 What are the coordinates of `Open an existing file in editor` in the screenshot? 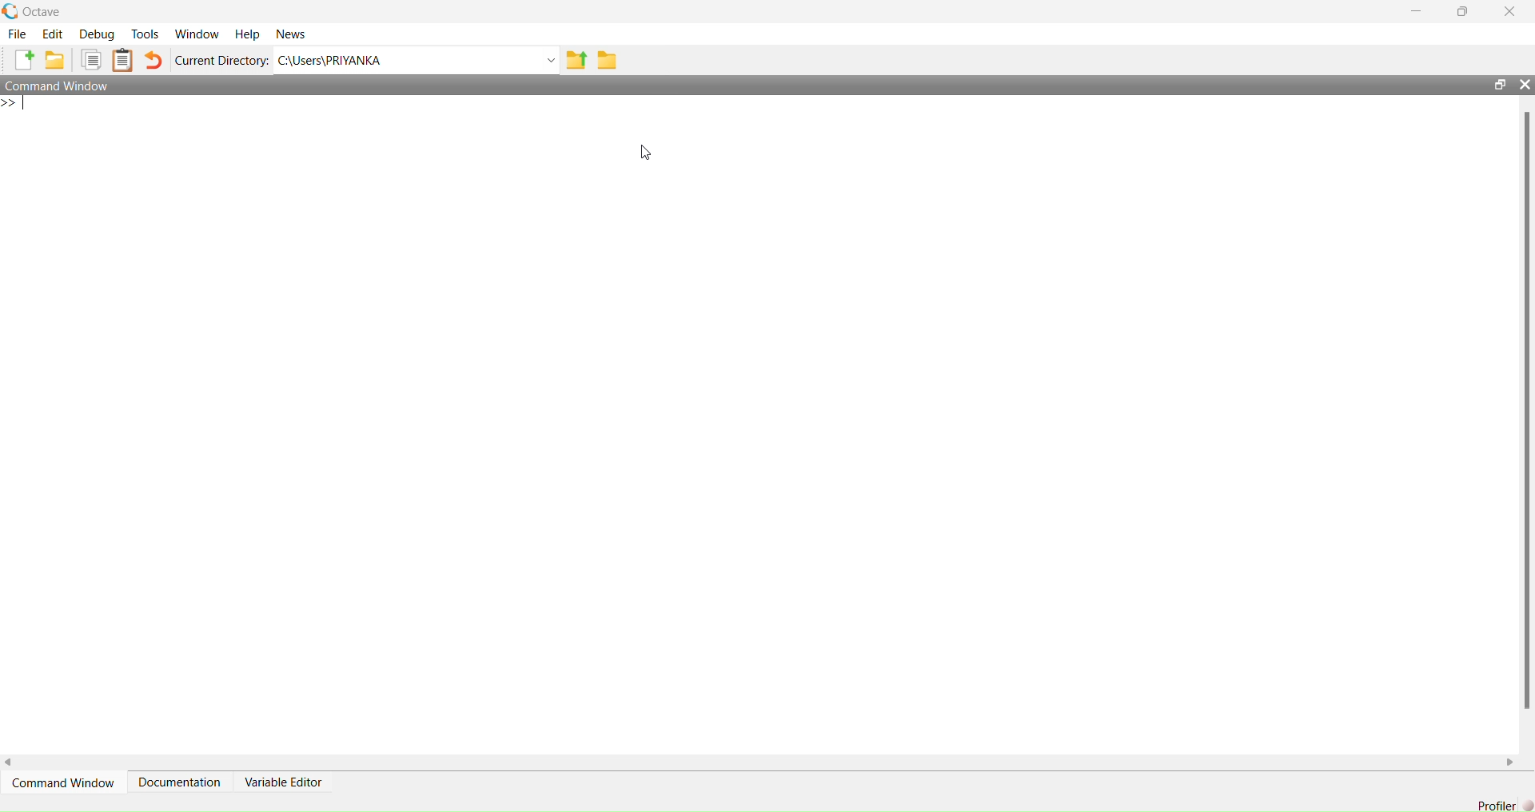 It's located at (54, 59).